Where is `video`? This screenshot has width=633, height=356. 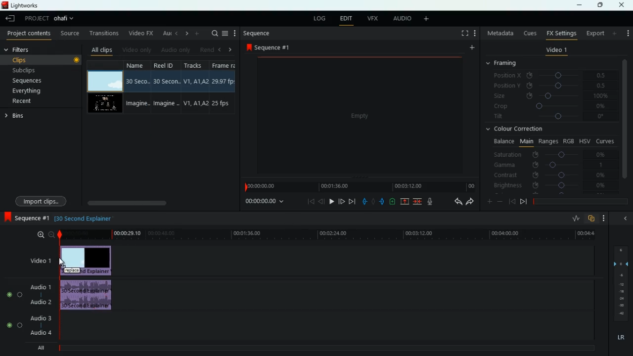
video is located at coordinates (357, 115).